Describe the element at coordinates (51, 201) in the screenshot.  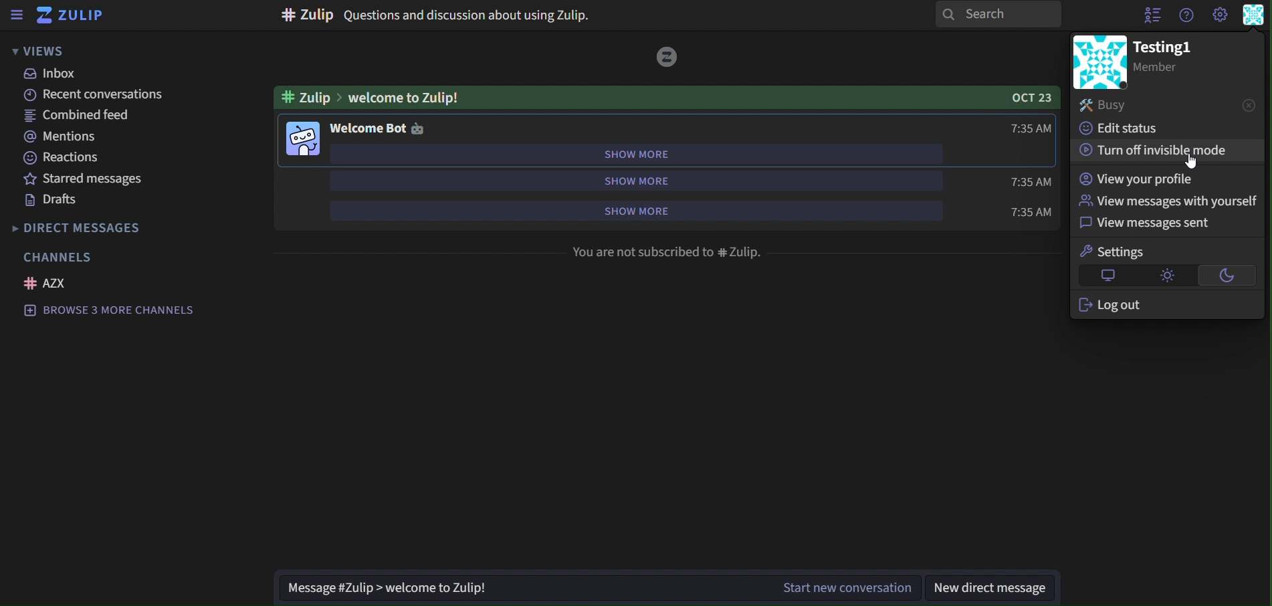
I see `drafts` at that location.